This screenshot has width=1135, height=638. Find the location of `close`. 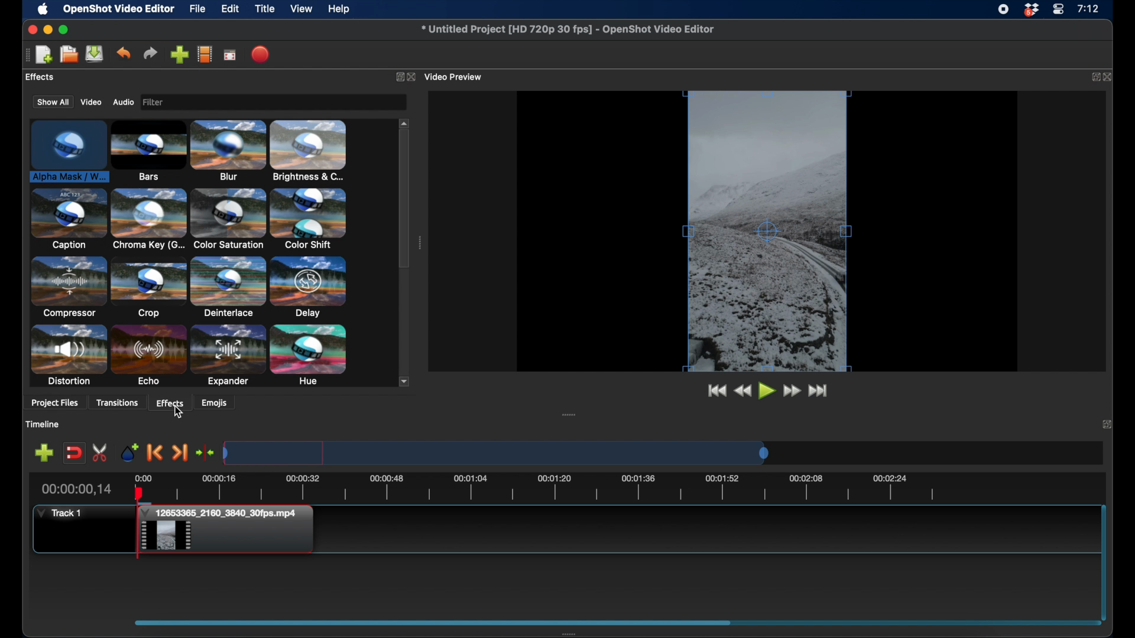

close is located at coordinates (1111, 77).